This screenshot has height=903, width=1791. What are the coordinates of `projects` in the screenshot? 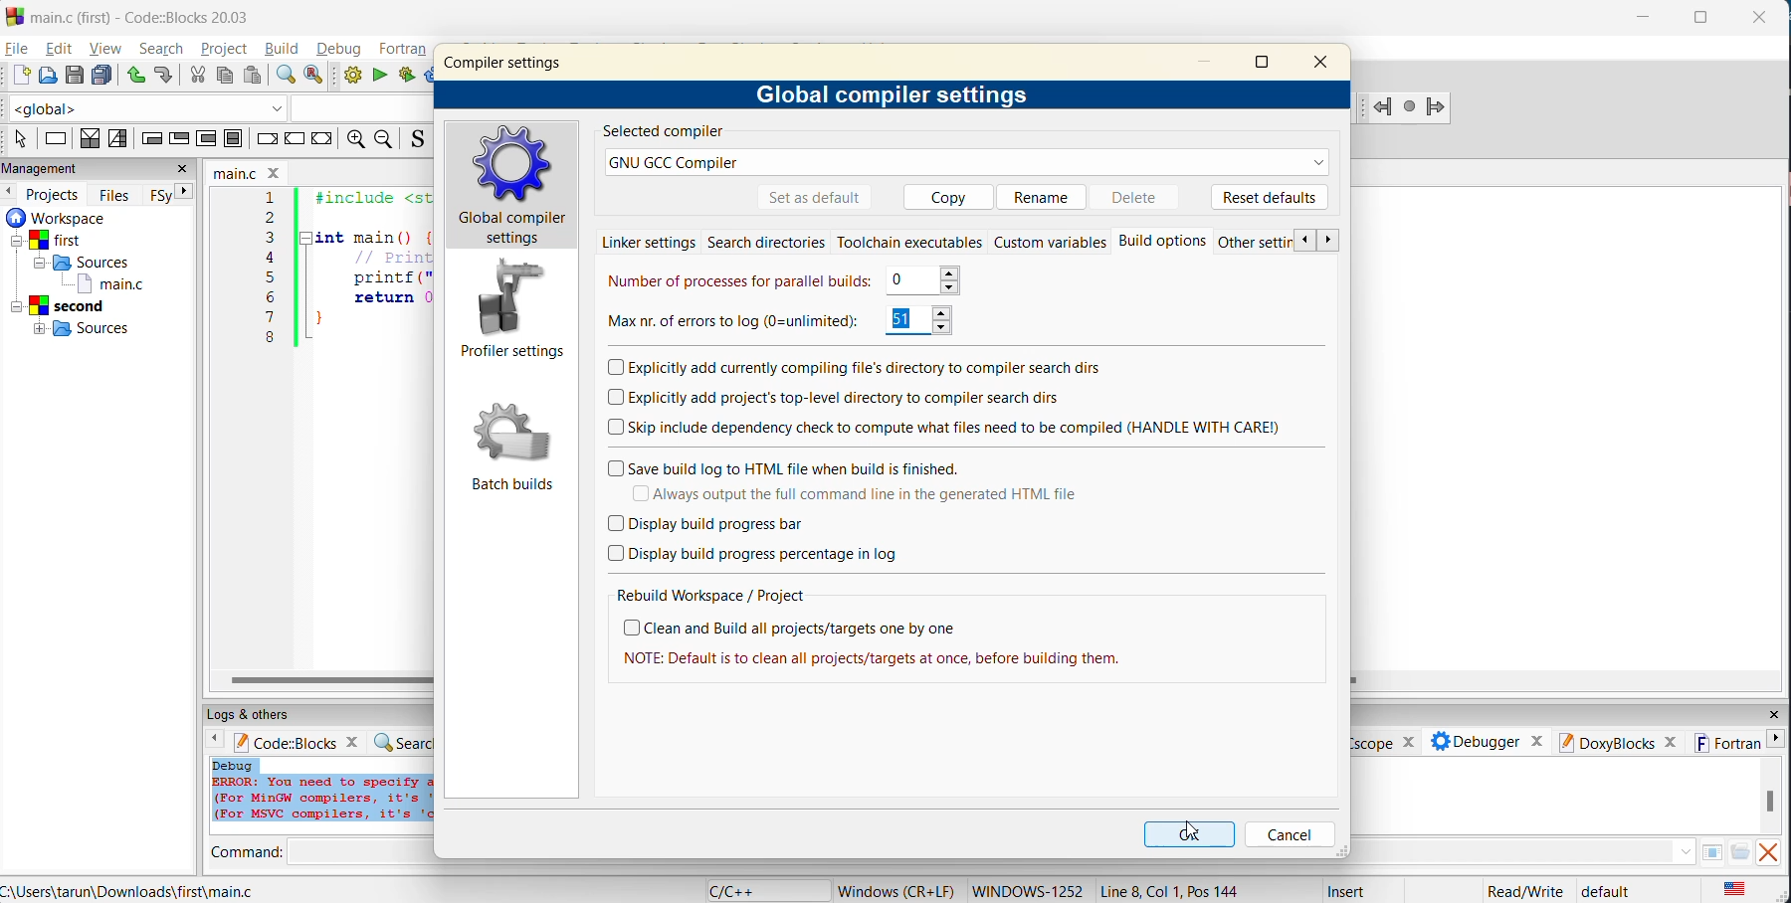 It's located at (53, 194).